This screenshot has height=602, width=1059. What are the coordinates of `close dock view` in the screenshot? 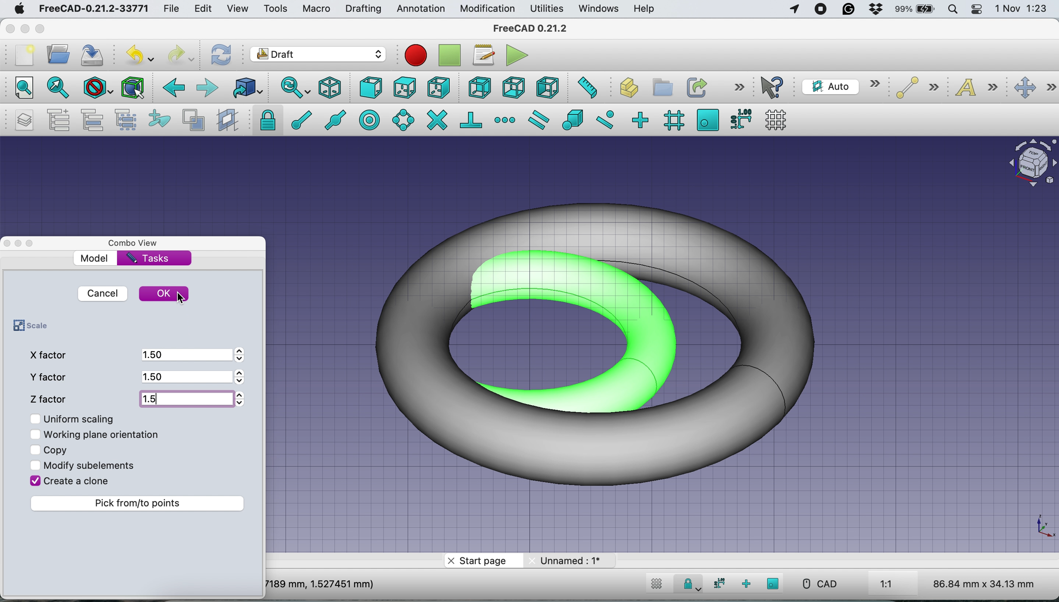 It's located at (7, 244).